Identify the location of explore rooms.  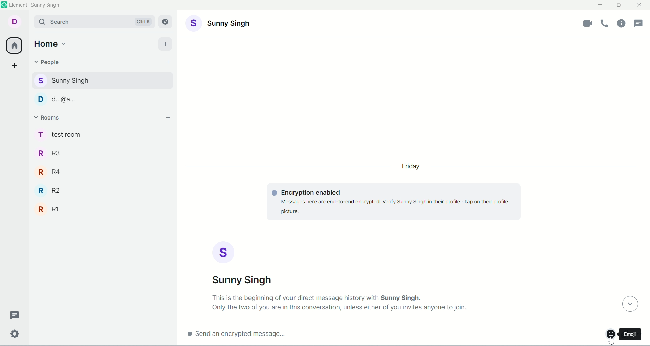
(166, 22).